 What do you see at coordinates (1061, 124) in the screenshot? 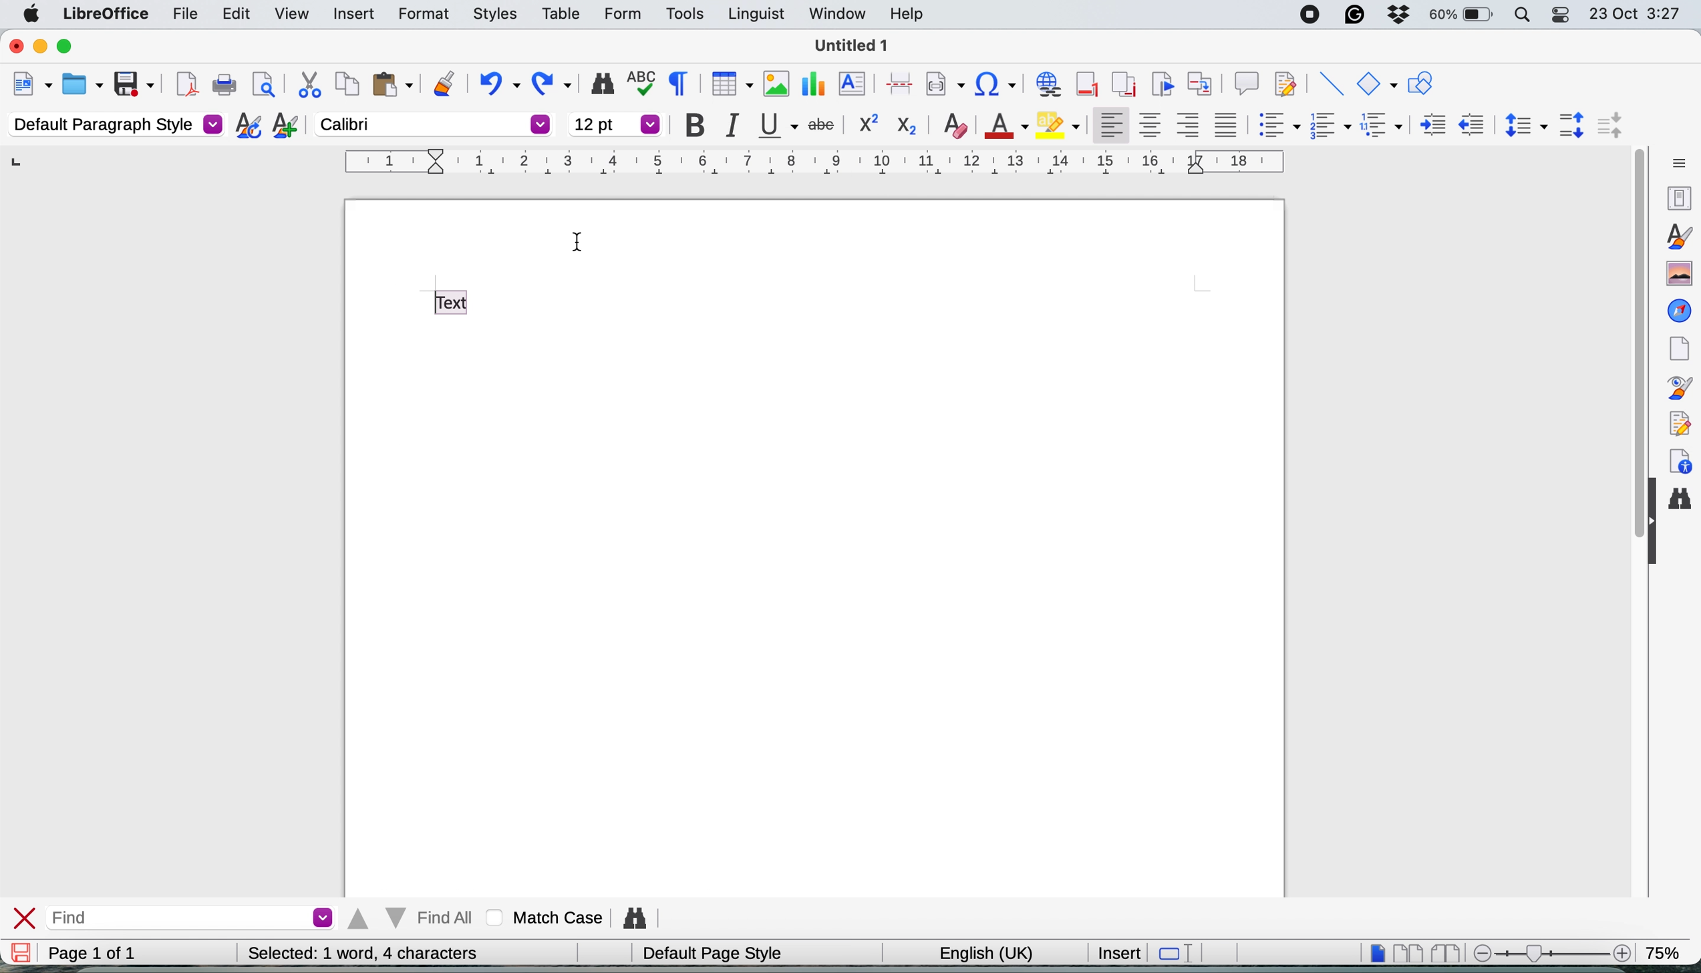
I see `fill color` at bounding box center [1061, 124].